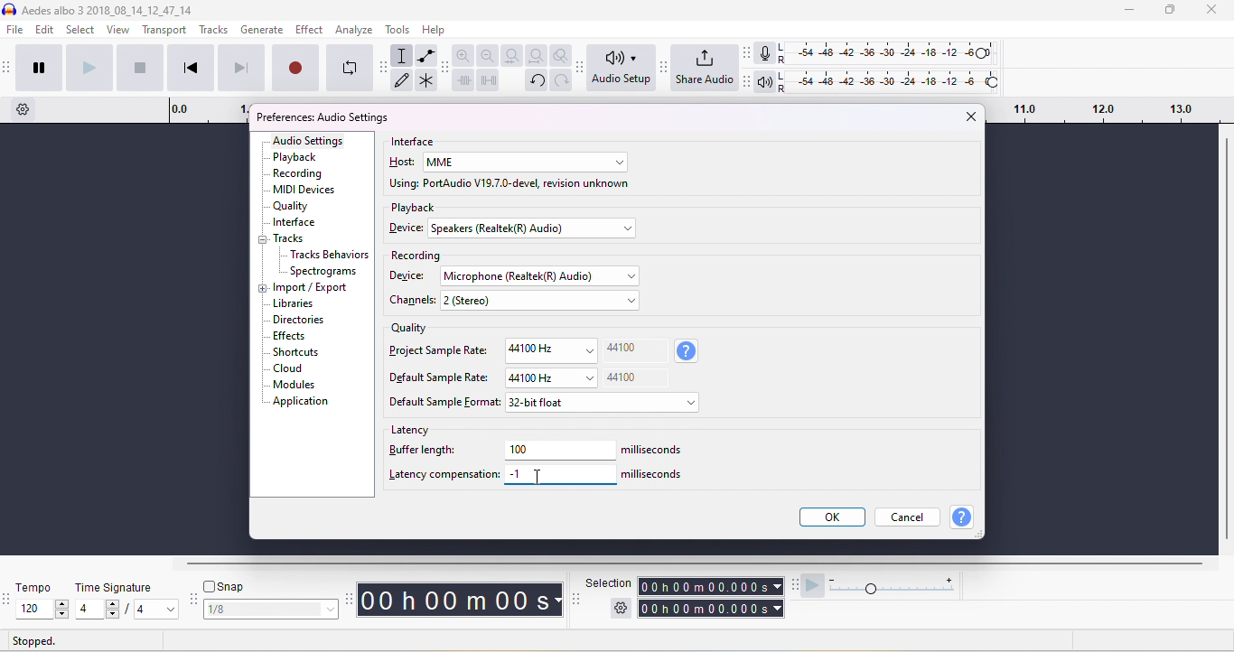 The image size is (1234, 652). Describe the element at coordinates (350, 67) in the screenshot. I see `enable looping` at that location.